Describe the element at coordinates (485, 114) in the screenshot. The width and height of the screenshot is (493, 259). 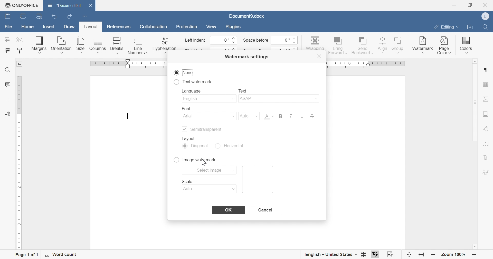
I see `header and footer settings` at that location.